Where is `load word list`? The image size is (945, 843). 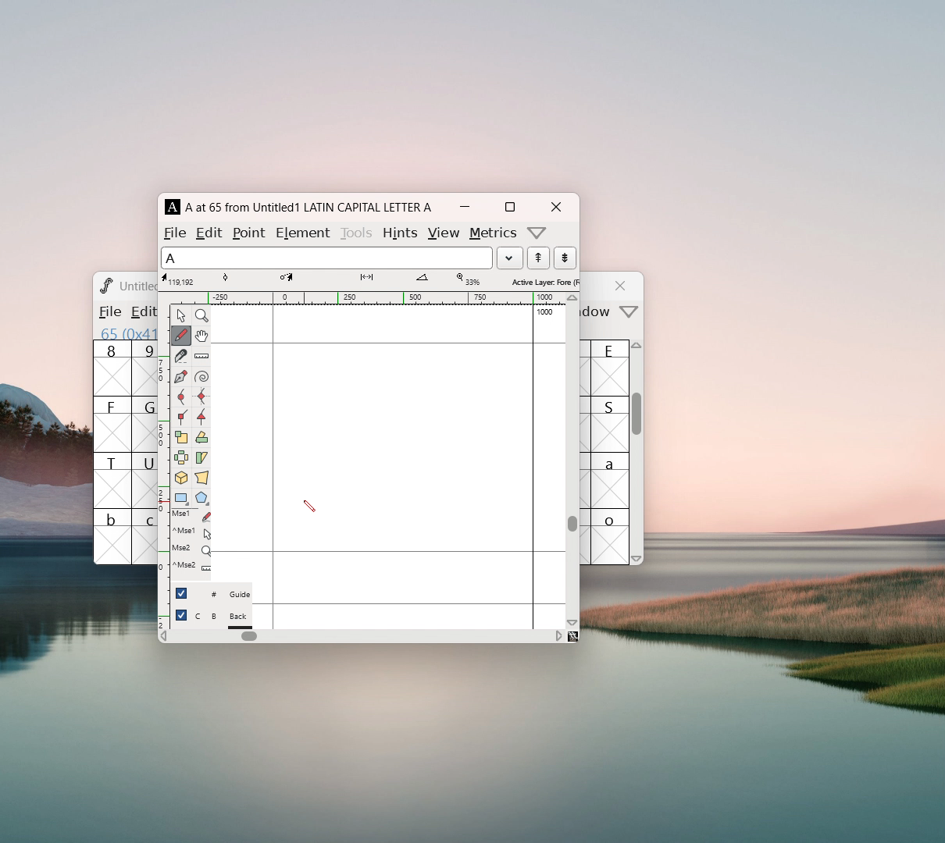 load word list is located at coordinates (509, 258).